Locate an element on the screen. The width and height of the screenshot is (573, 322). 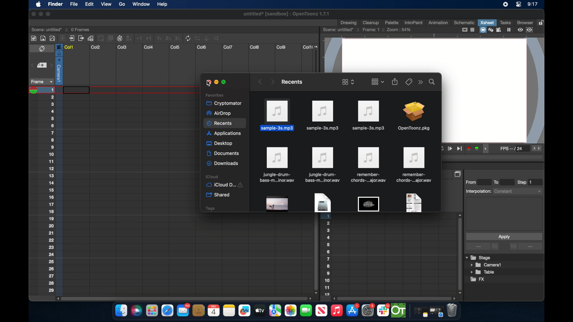
set is located at coordinates (41, 66).